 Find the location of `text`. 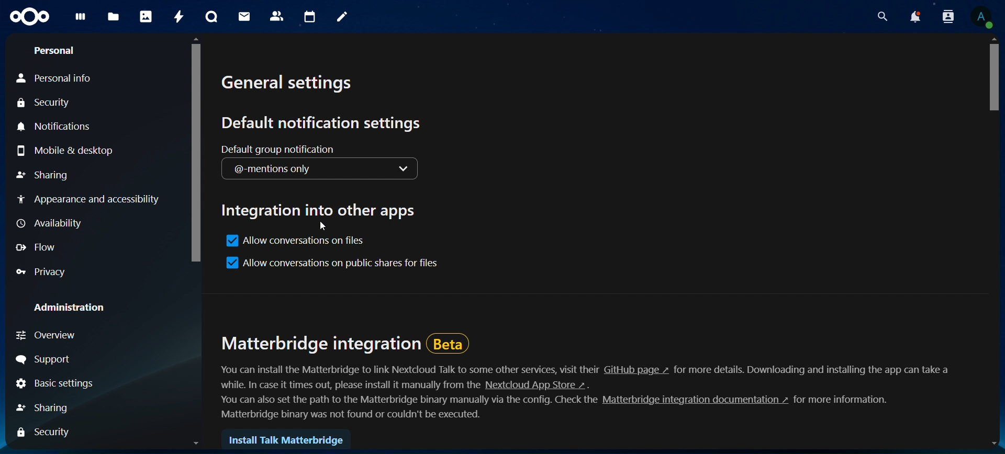

text is located at coordinates (817, 368).